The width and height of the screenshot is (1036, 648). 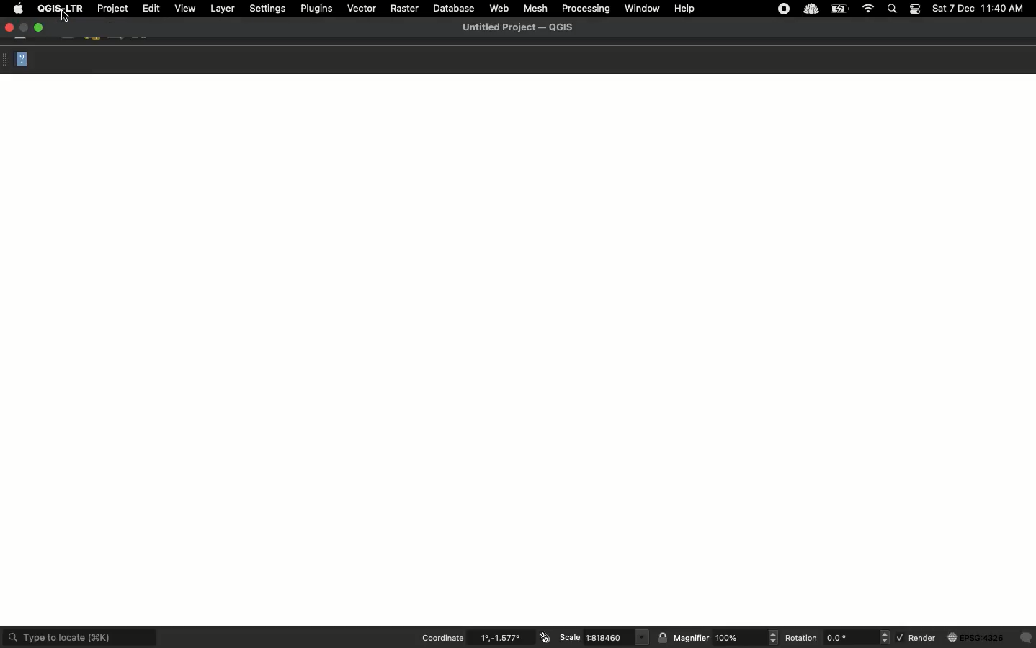 What do you see at coordinates (587, 9) in the screenshot?
I see `Processing` at bounding box center [587, 9].